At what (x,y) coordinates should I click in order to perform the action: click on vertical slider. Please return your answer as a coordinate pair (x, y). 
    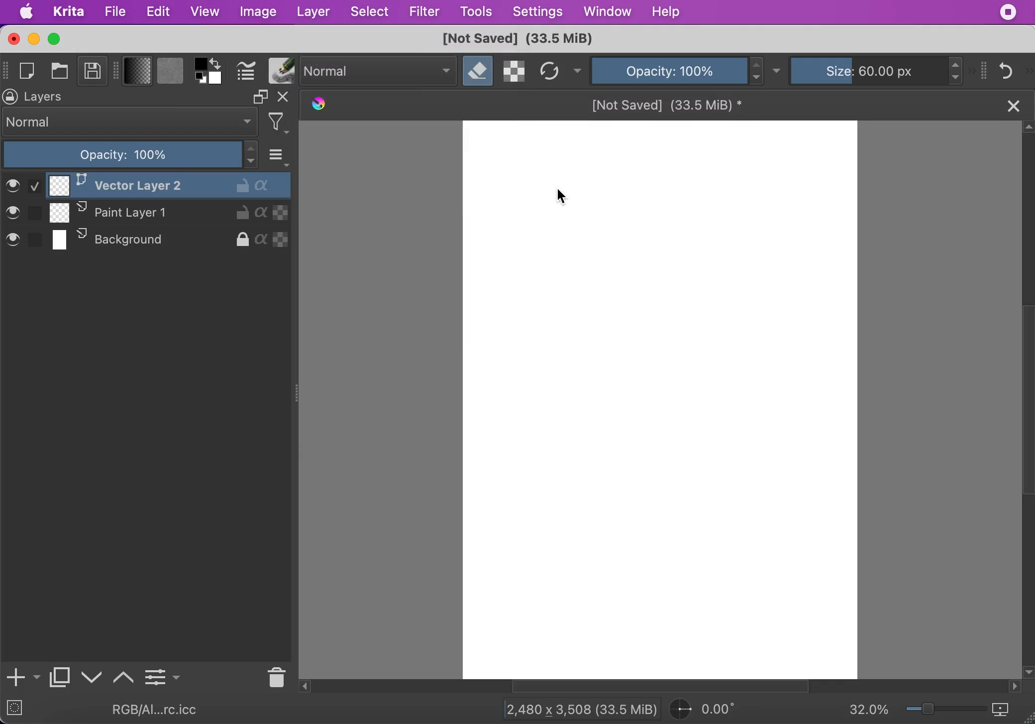
    Looking at the image, I should click on (1026, 355).